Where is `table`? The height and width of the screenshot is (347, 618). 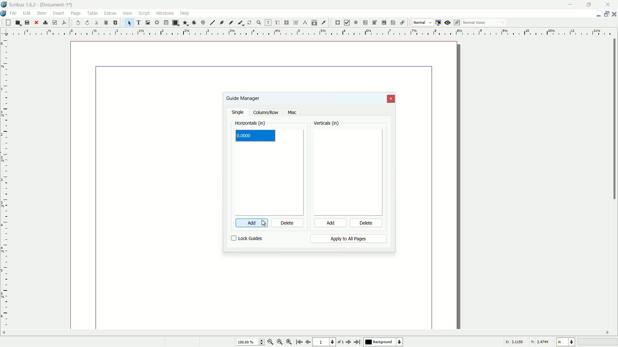
table is located at coordinates (166, 23).